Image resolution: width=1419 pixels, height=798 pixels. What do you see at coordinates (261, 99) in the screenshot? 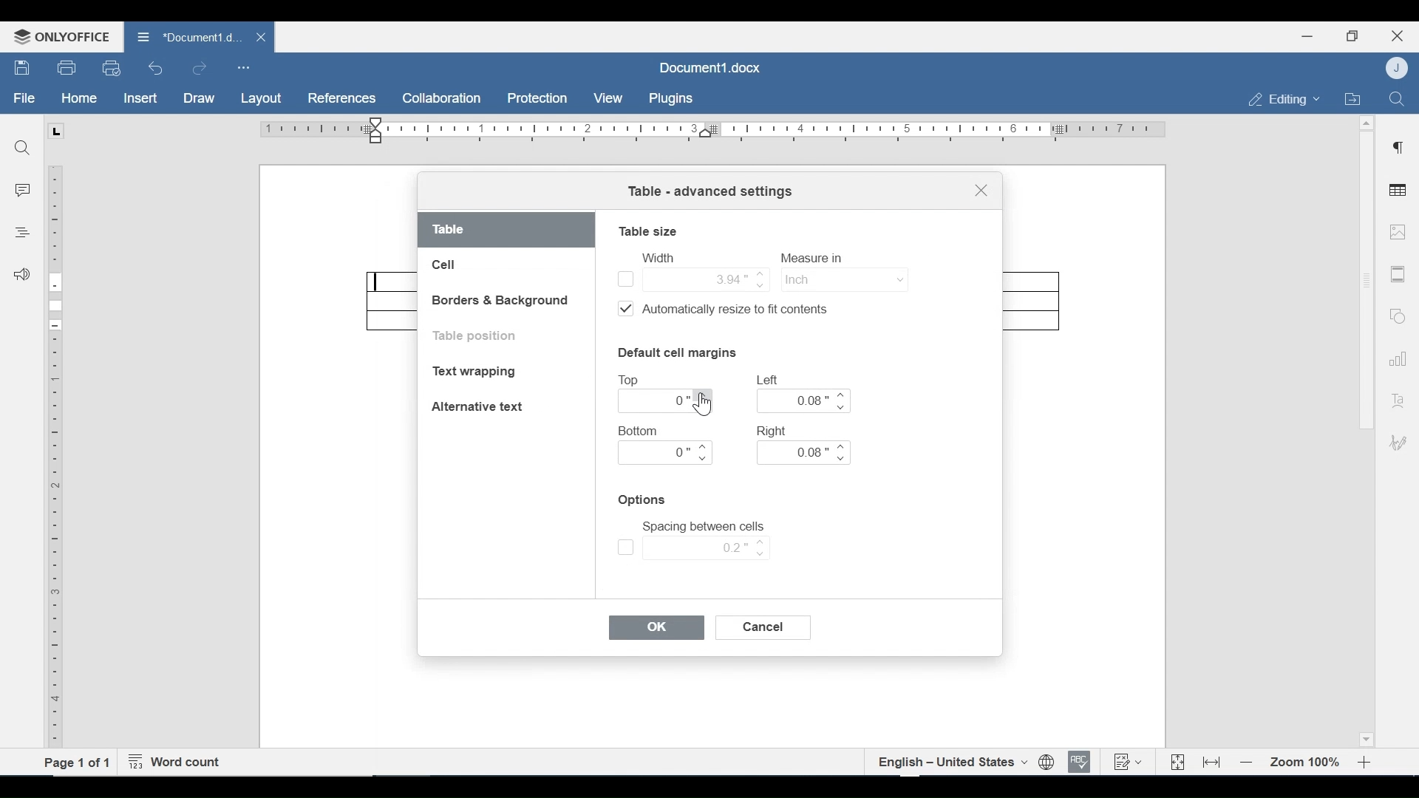
I see `Layout` at bounding box center [261, 99].